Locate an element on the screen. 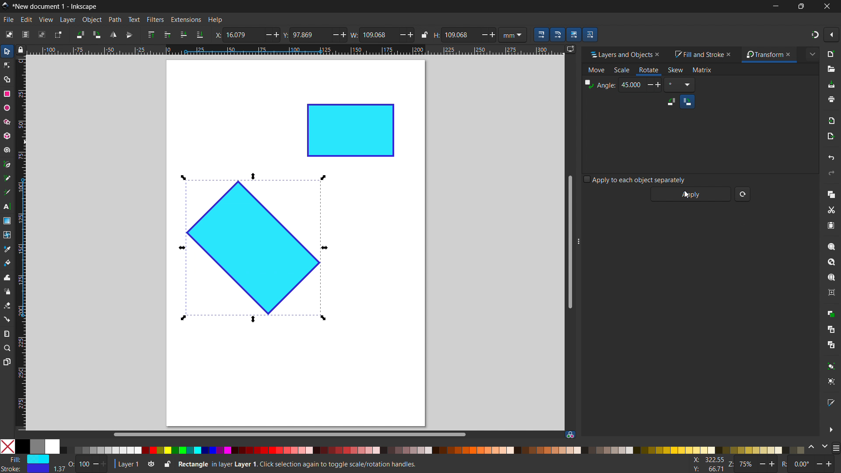 The height and width of the screenshot is (473, 841). color palletes is located at coordinates (432, 450).